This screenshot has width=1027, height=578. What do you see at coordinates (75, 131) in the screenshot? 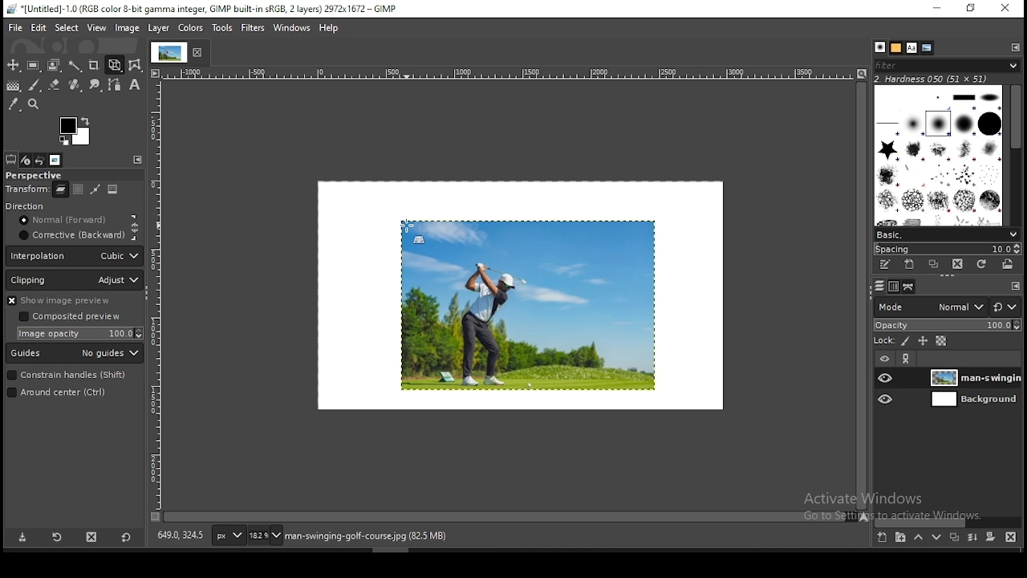
I see `colors` at bounding box center [75, 131].